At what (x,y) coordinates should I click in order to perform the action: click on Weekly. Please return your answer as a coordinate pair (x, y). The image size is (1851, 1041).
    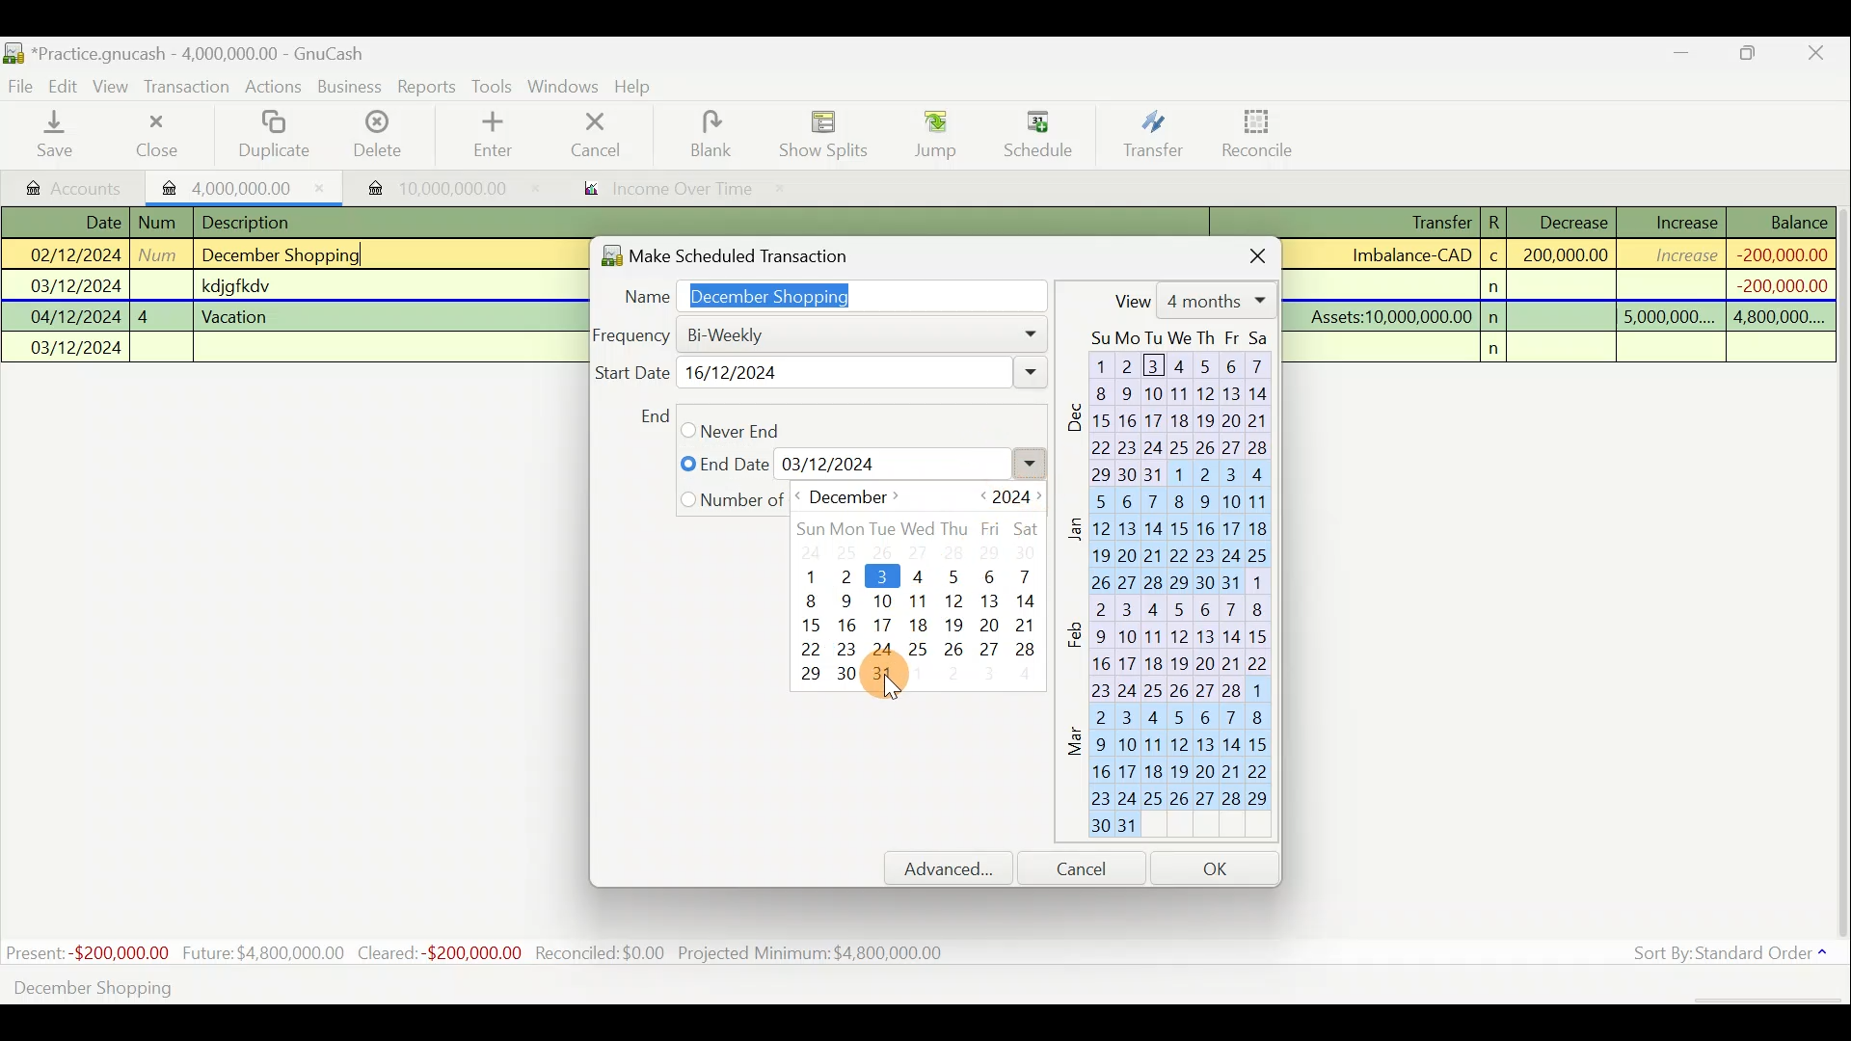
    Looking at the image, I should click on (741, 373).